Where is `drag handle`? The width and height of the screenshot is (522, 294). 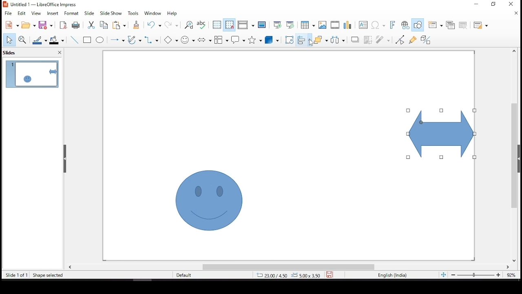 drag handle is located at coordinates (66, 159).